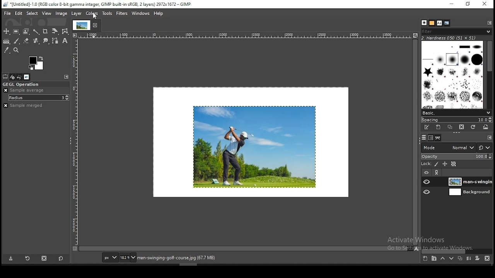 The image size is (495, 278). I want to click on sample merged, so click(24, 105).